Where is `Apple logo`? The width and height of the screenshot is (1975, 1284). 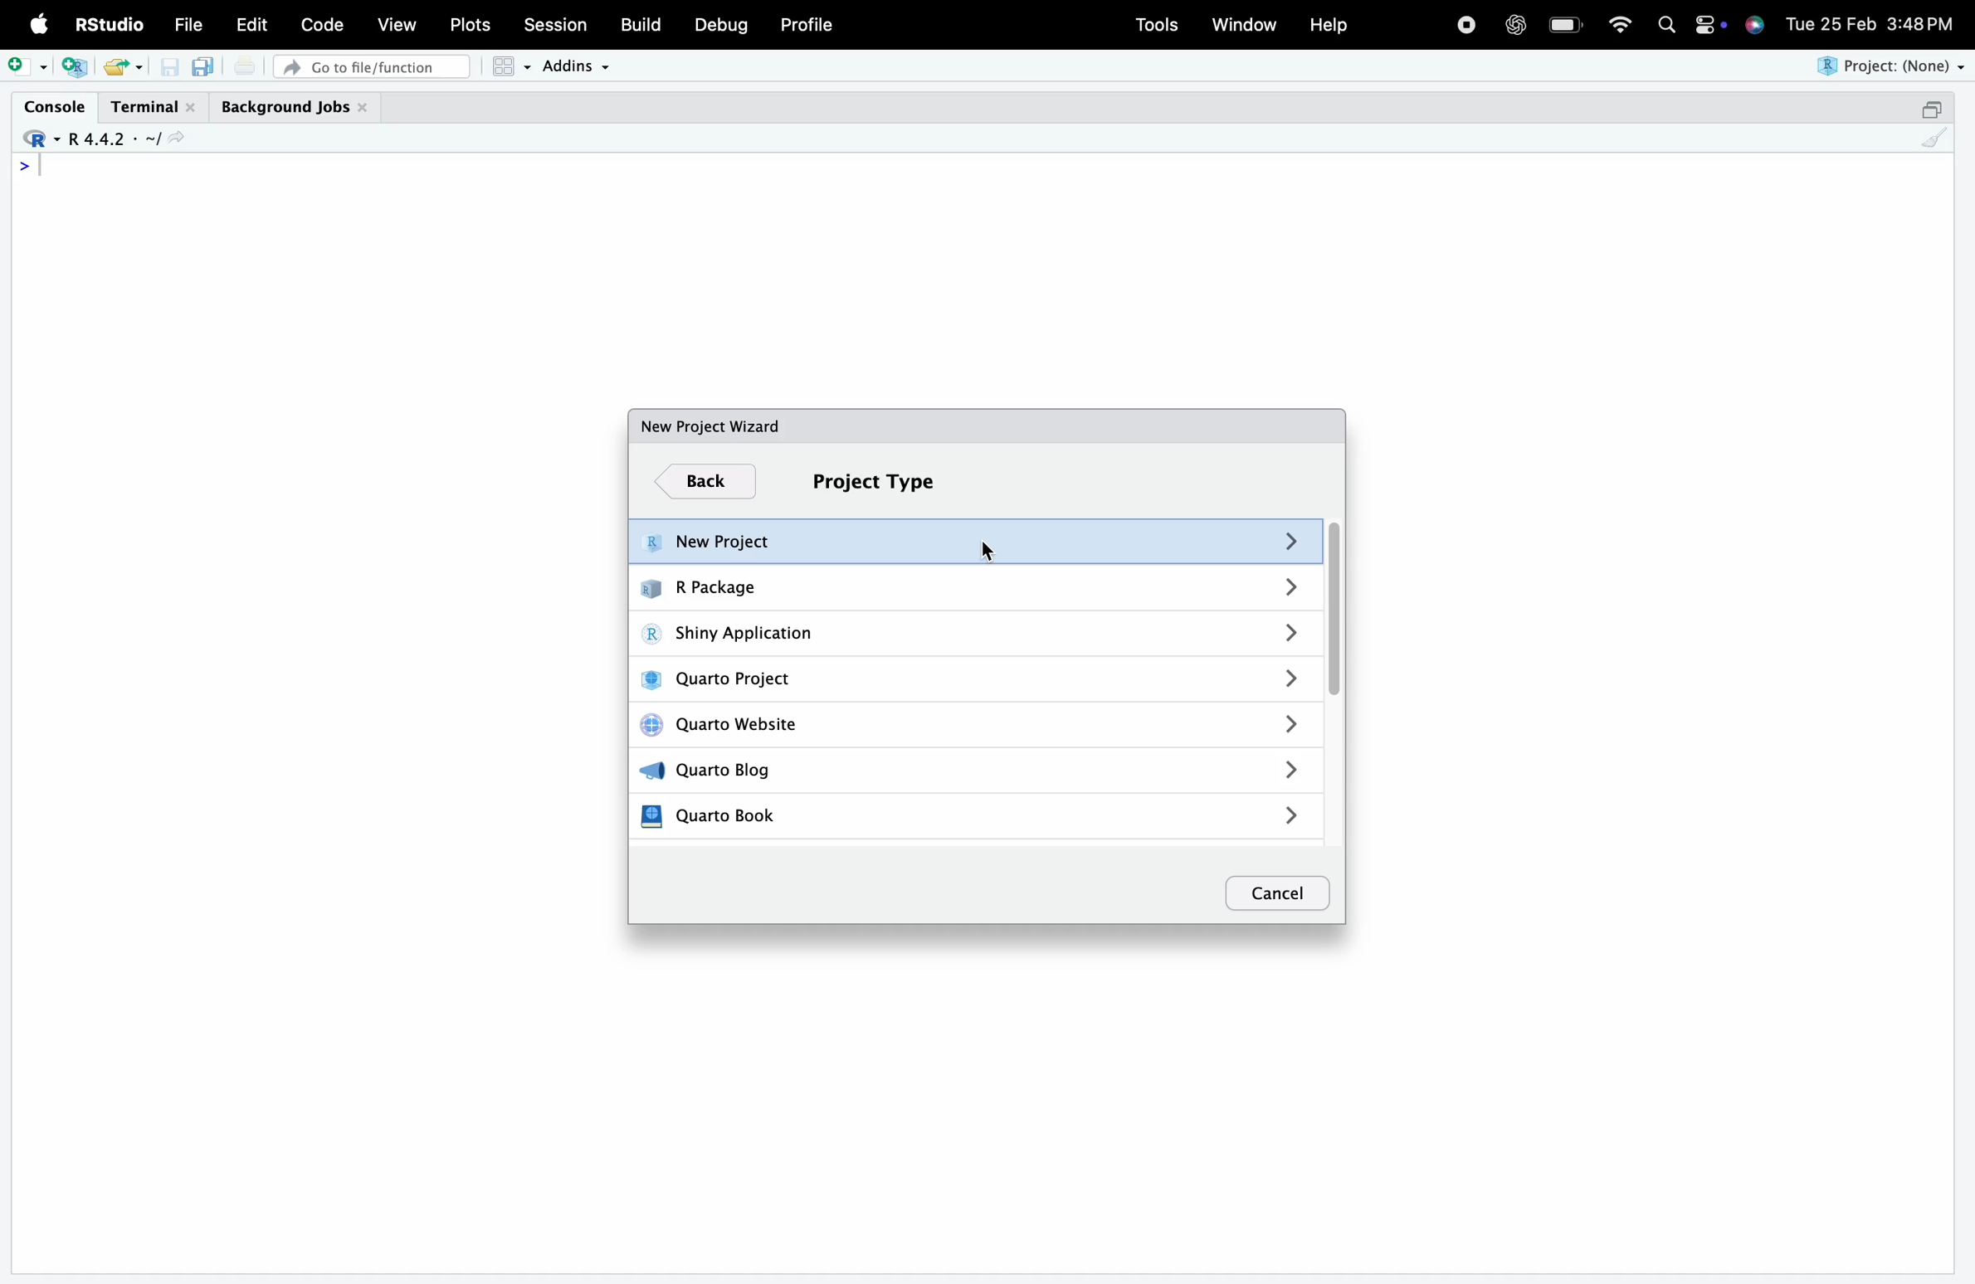 Apple logo is located at coordinates (40, 24).